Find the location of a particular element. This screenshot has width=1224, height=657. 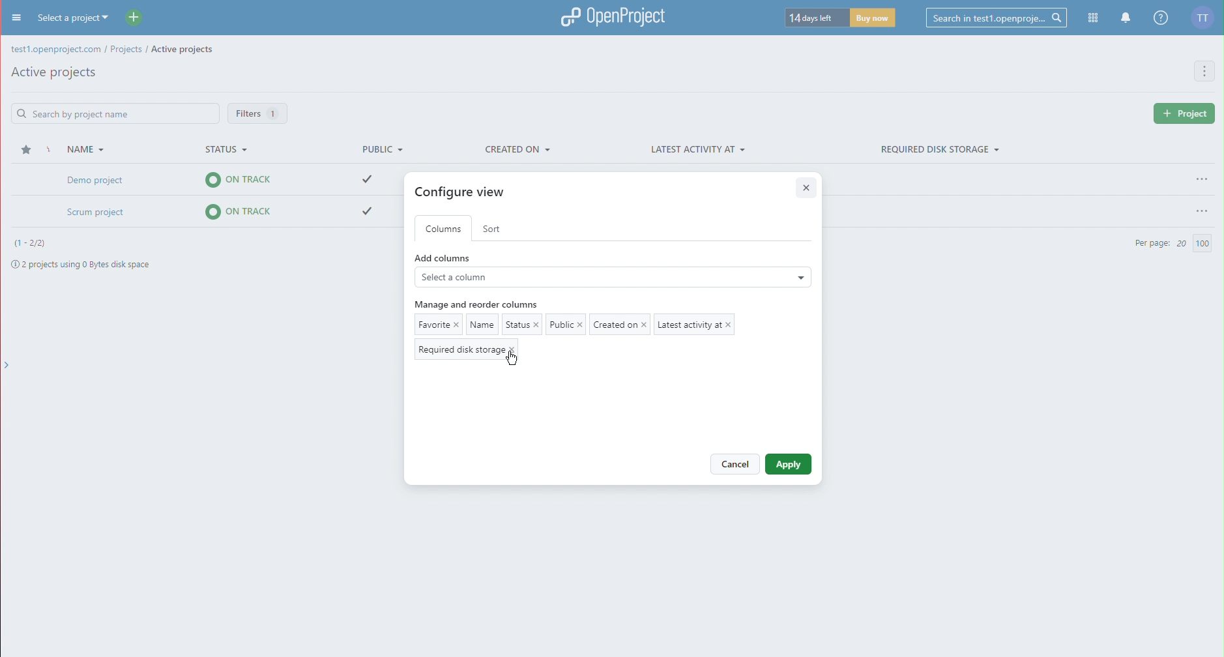

Options is located at coordinates (1201, 207).